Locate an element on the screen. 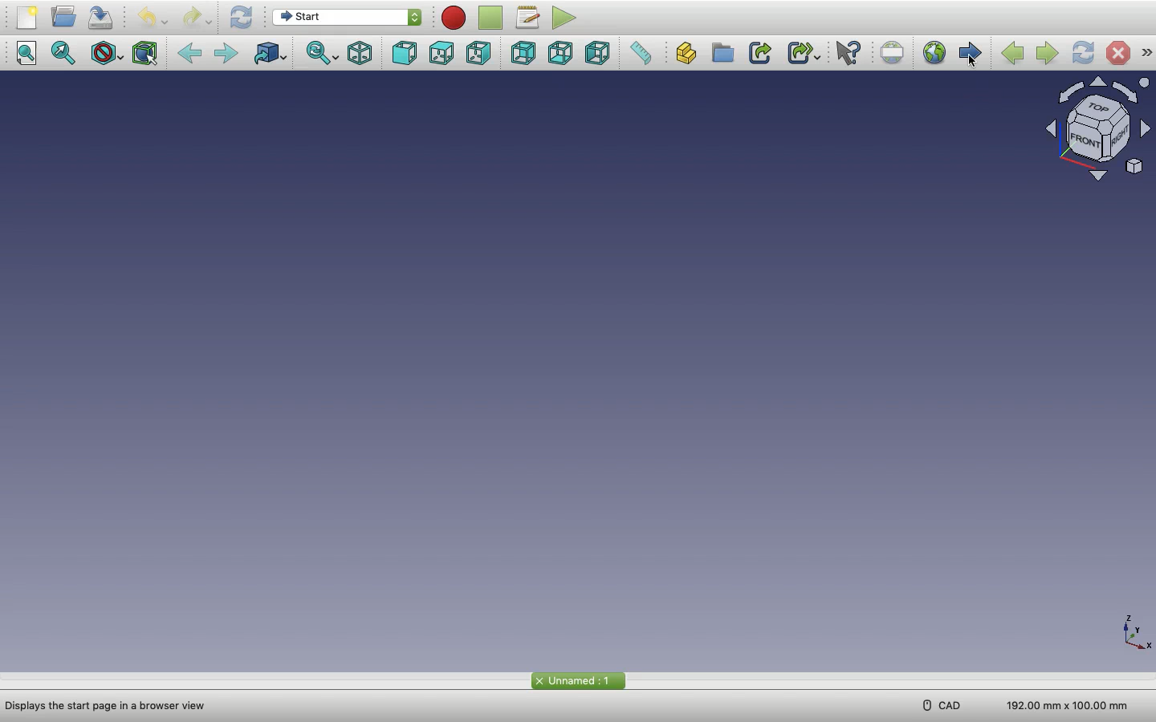  Undo is located at coordinates (149, 18).